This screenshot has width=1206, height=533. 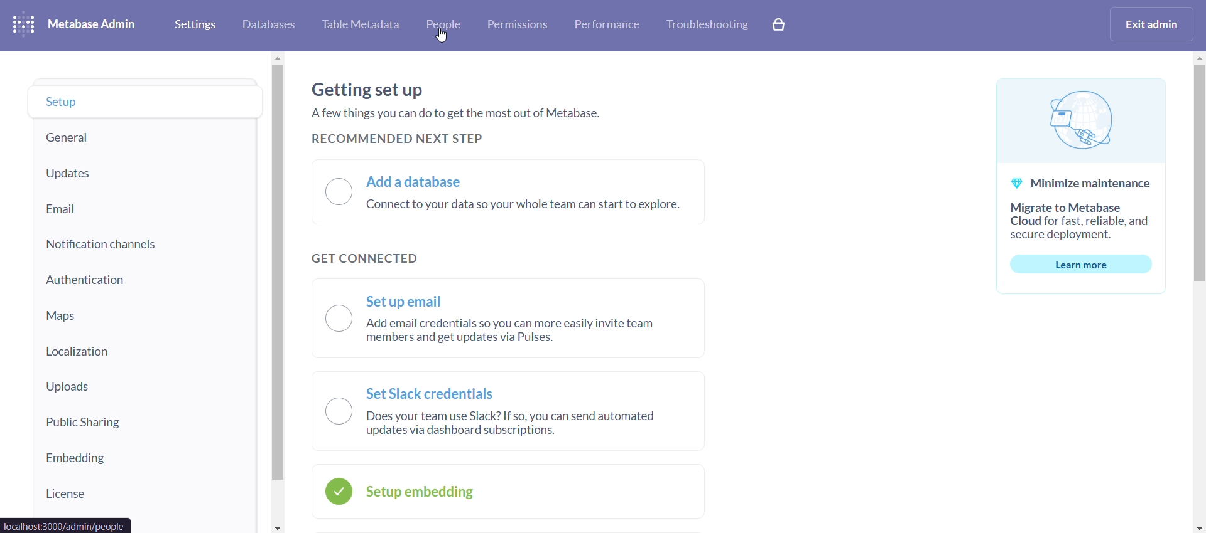 I want to click on troubleshooting, so click(x=706, y=25).